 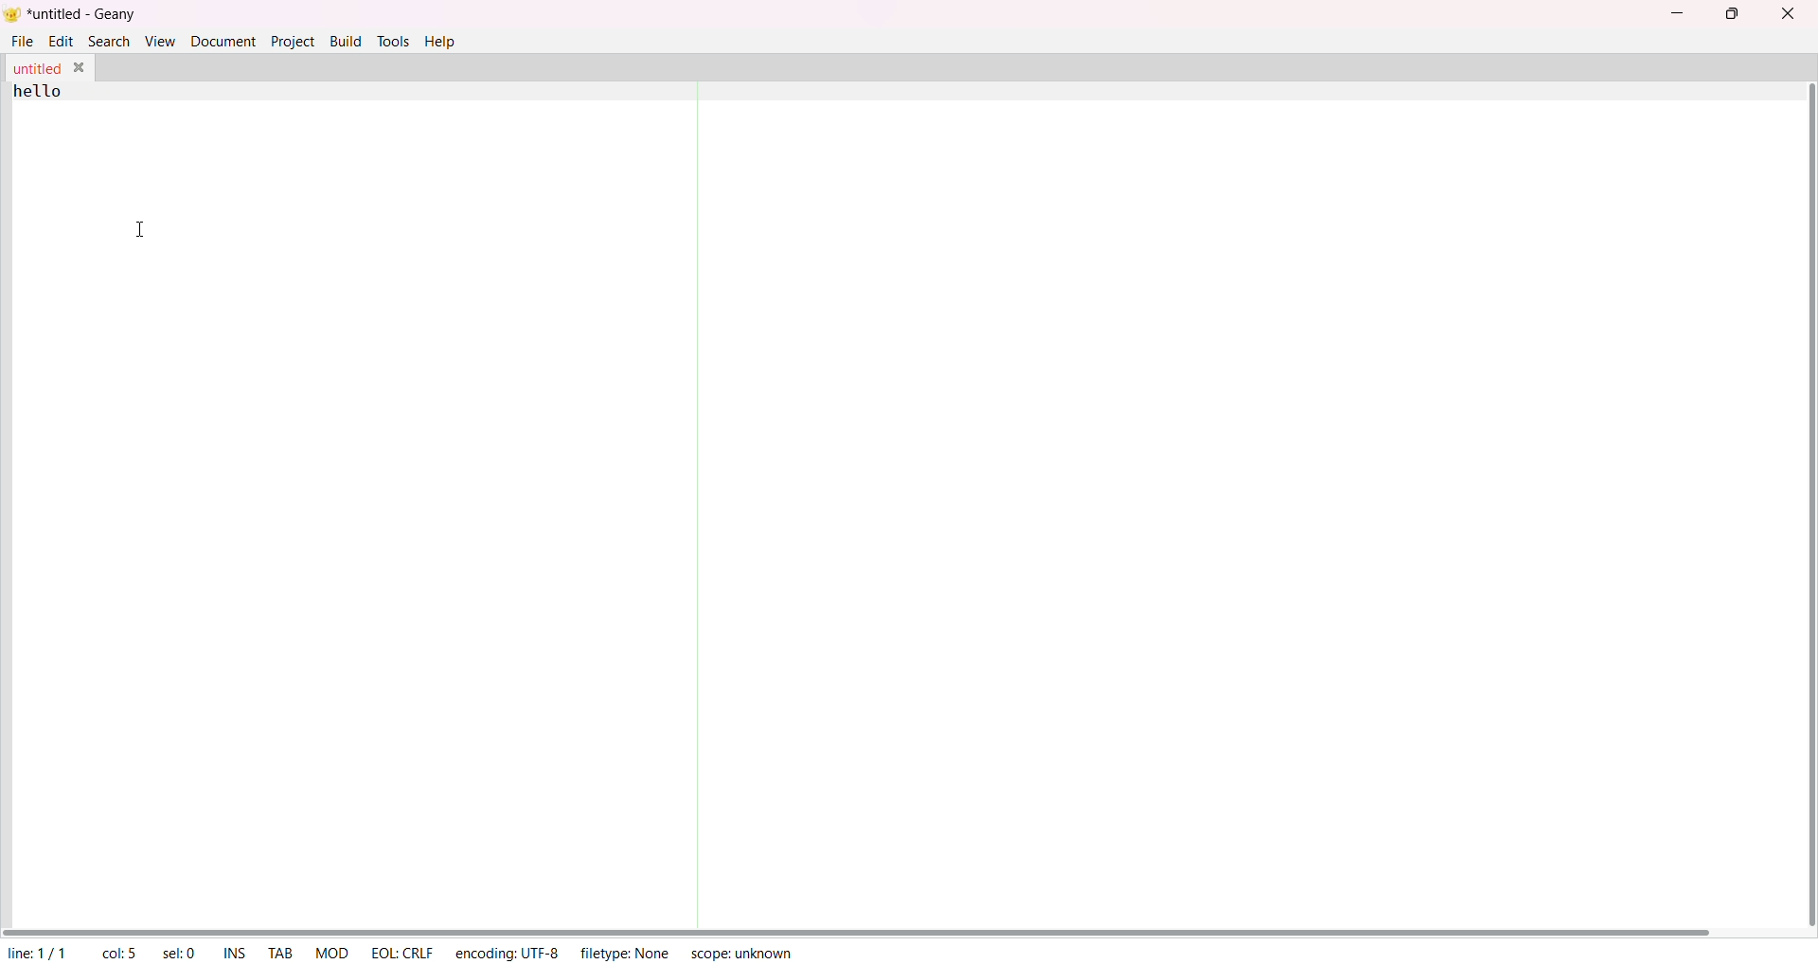 What do you see at coordinates (1675, 16) in the screenshot?
I see `minimize` at bounding box center [1675, 16].